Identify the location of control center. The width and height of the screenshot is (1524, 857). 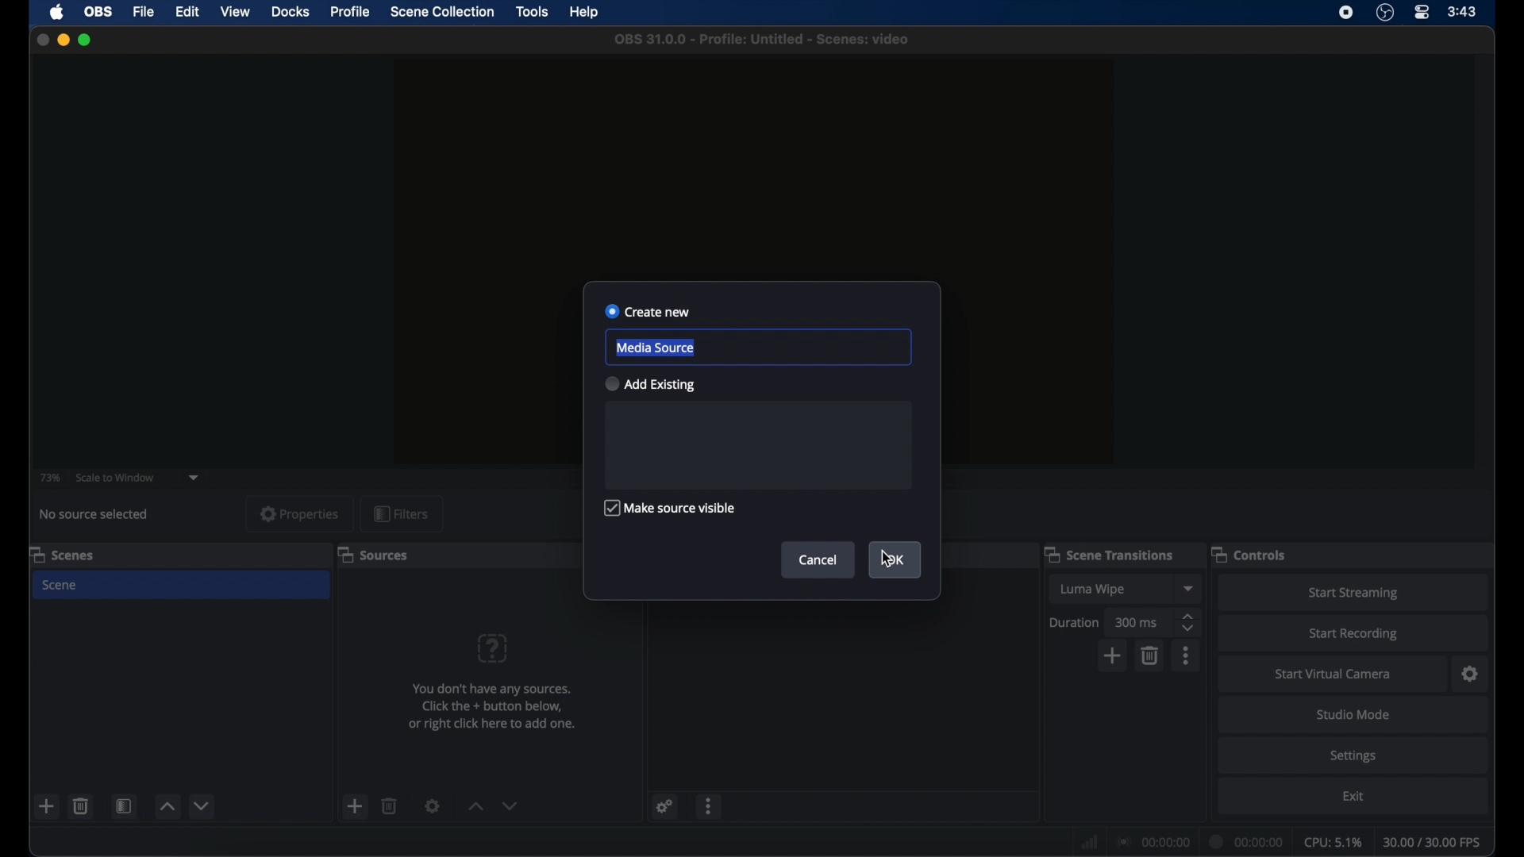
(1421, 12).